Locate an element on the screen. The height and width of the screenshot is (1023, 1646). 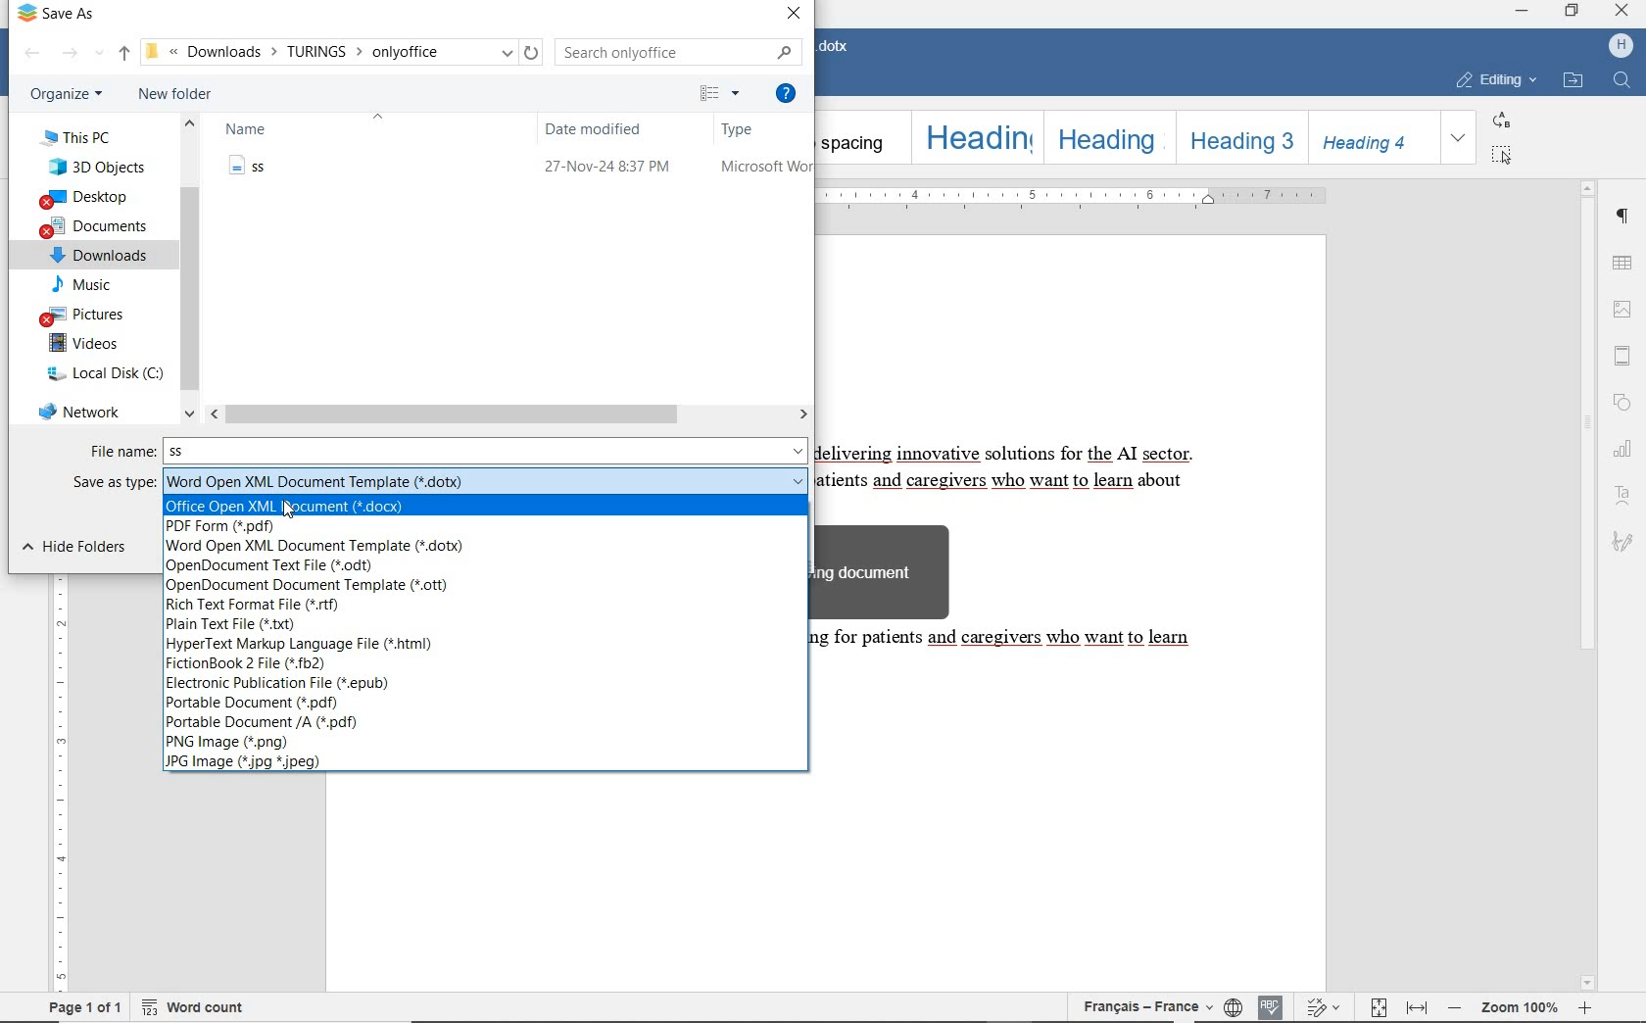
ss is located at coordinates (489, 451).